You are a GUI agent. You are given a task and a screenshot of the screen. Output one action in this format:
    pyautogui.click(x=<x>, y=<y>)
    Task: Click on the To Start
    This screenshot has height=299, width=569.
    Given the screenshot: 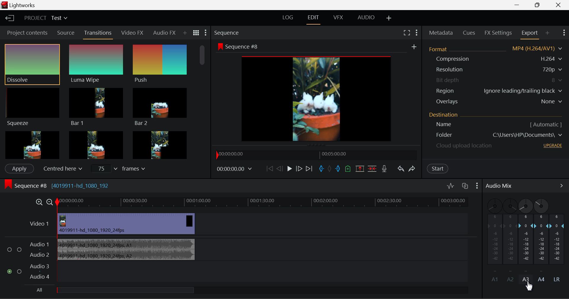 What is the action you would take?
    pyautogui.click(x=269, y=168)
    